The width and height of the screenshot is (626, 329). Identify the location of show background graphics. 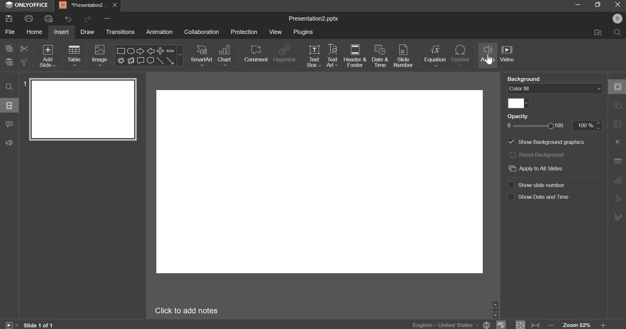
(545, 142).